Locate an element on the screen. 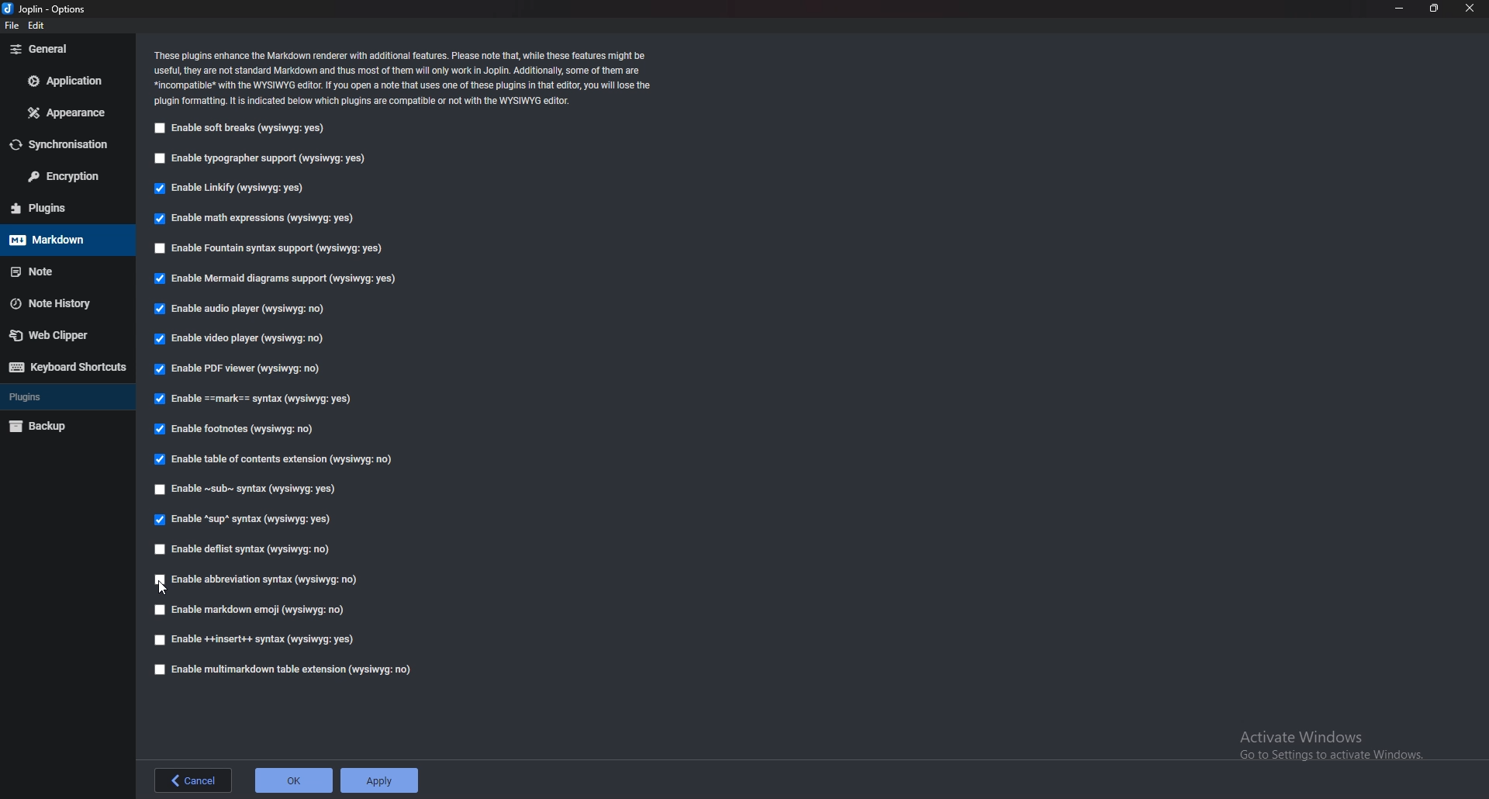 The image size is (1489, 799). Enable audio player (wysiwyg: no) is located at coordinates (245, 308).